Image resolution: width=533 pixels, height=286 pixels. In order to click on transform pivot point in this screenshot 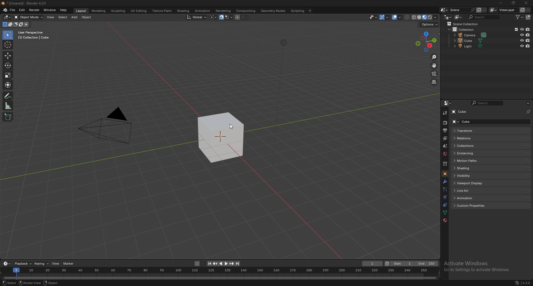, I will do `click(213, 17)`.